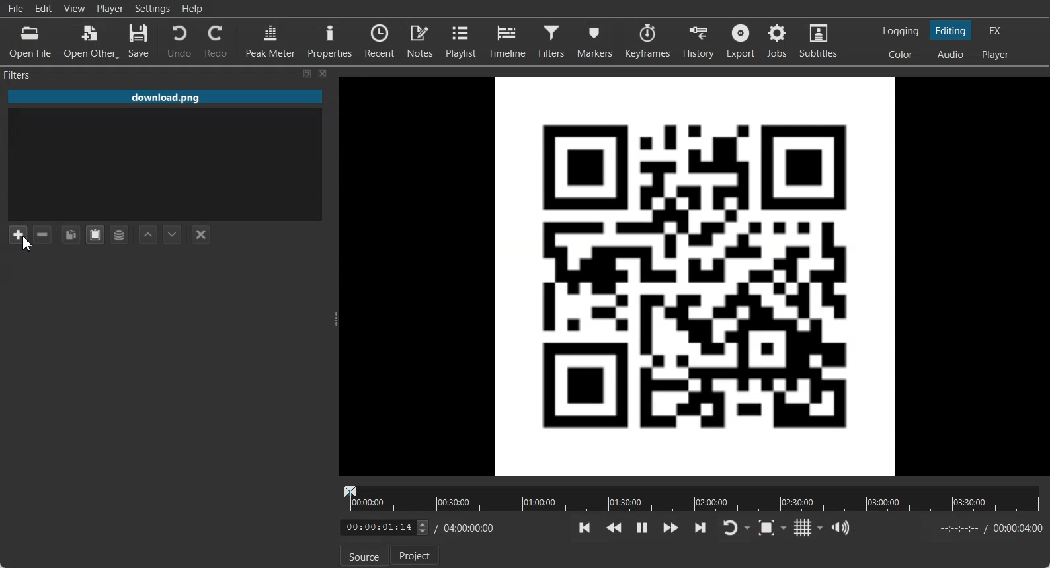 This screenshot has height=568, width=1050. I want to click on View, so click(74, 8).